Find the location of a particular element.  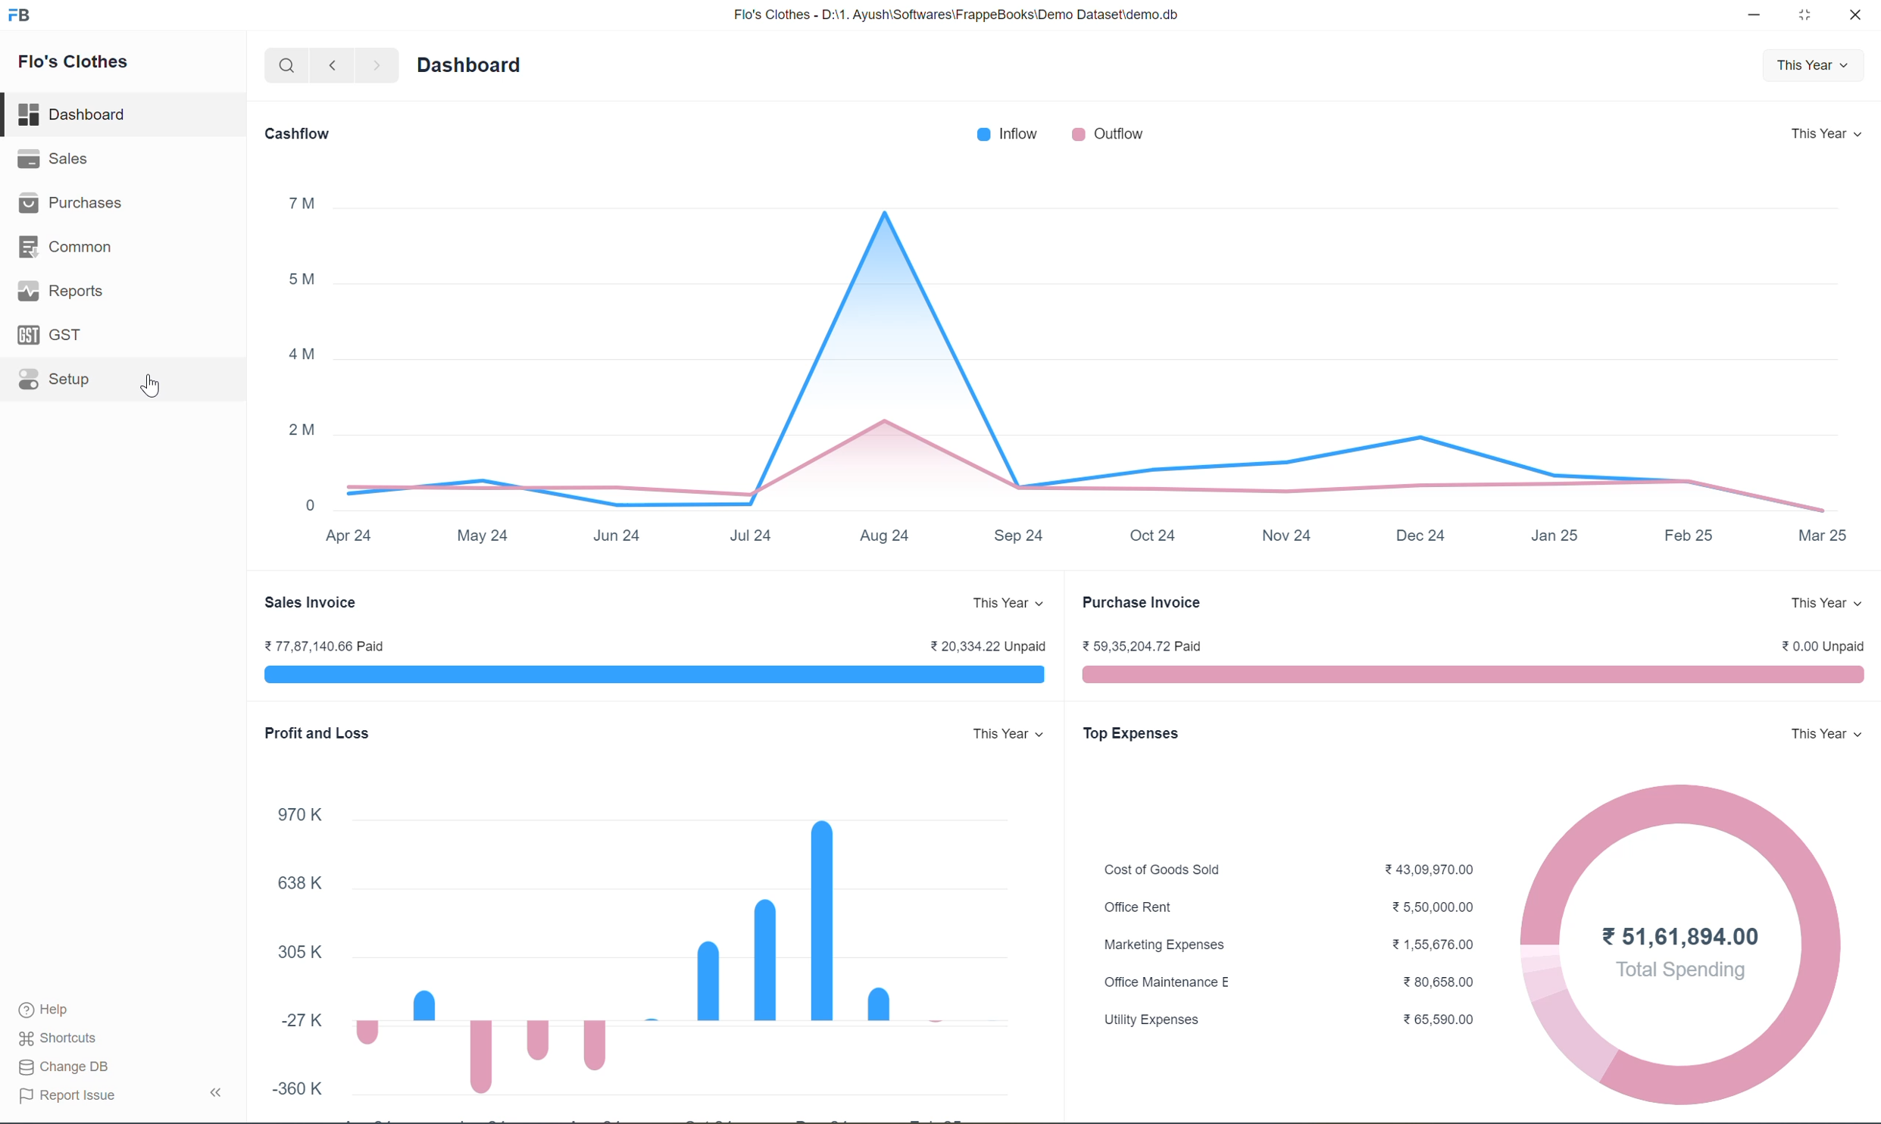

Dashboard is located at coordinates (74, 117).